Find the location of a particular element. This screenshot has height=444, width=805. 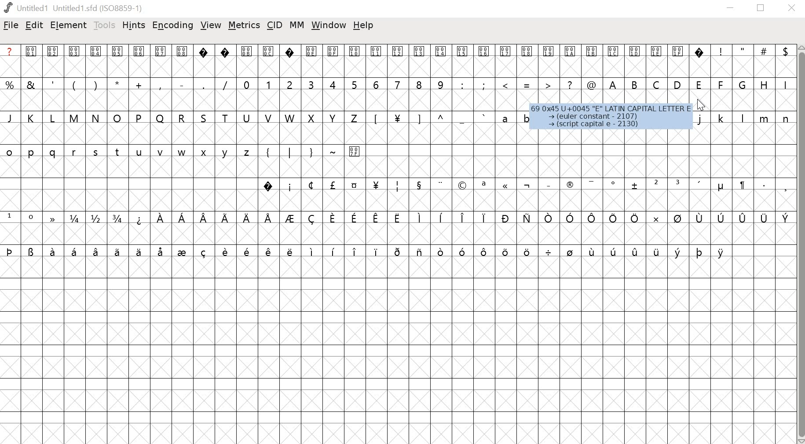

view is located at coordinates (211, 27).